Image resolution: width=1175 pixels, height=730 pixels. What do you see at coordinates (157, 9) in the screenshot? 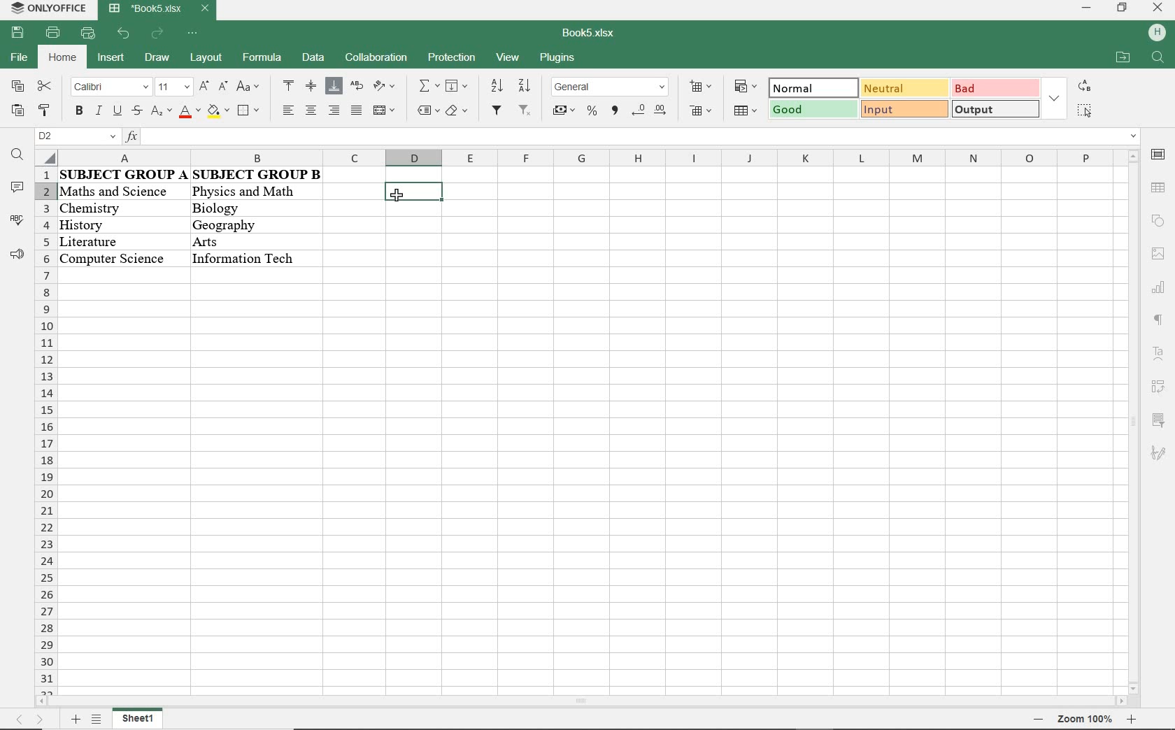
I see `document name` at bounding box center [157, 9].